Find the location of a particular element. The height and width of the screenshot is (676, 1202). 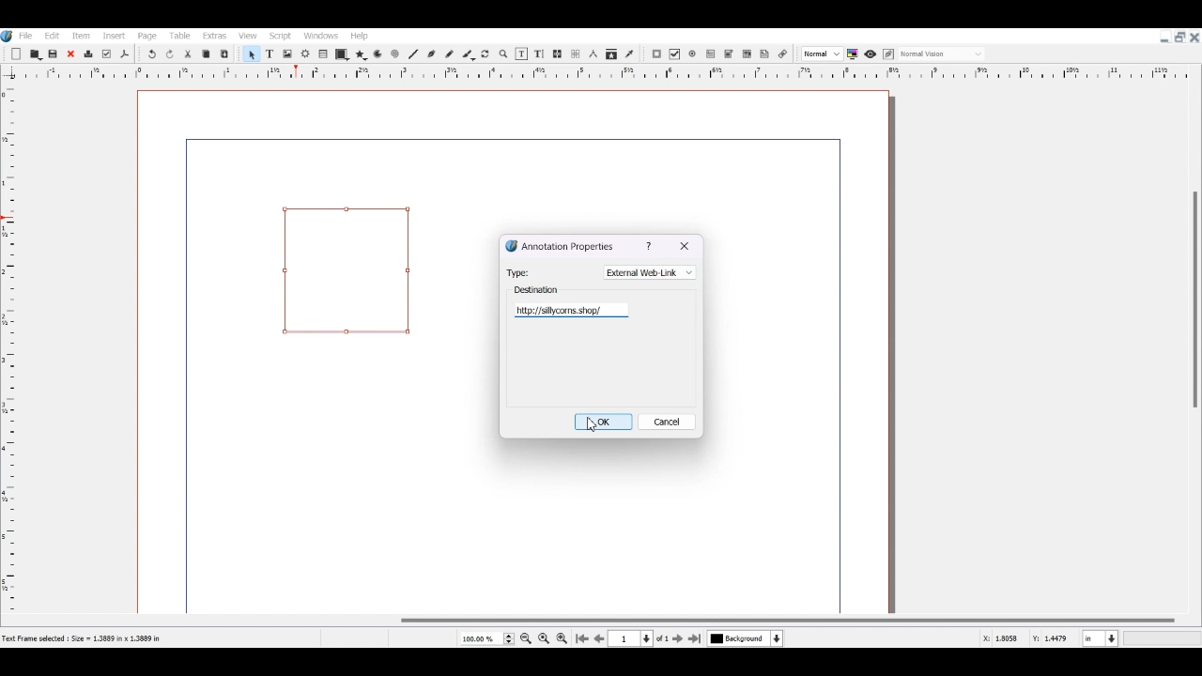

exit is located at coordinates (686, 247).